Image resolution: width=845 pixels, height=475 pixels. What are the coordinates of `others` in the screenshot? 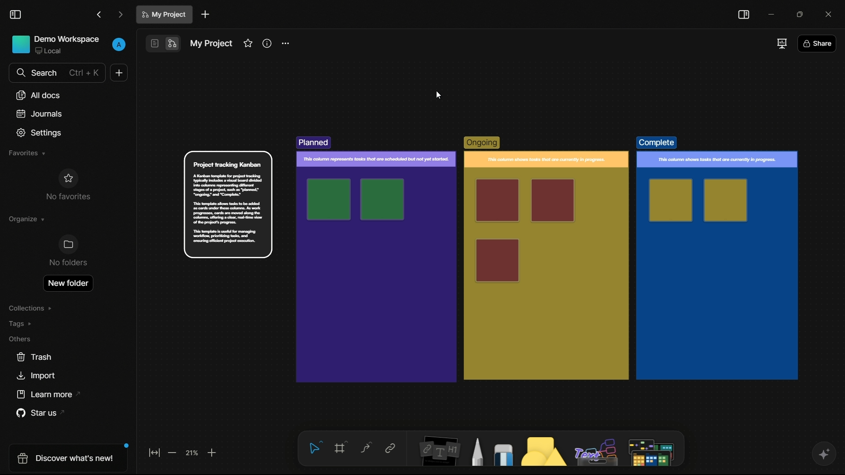 It's located at (19, 339).